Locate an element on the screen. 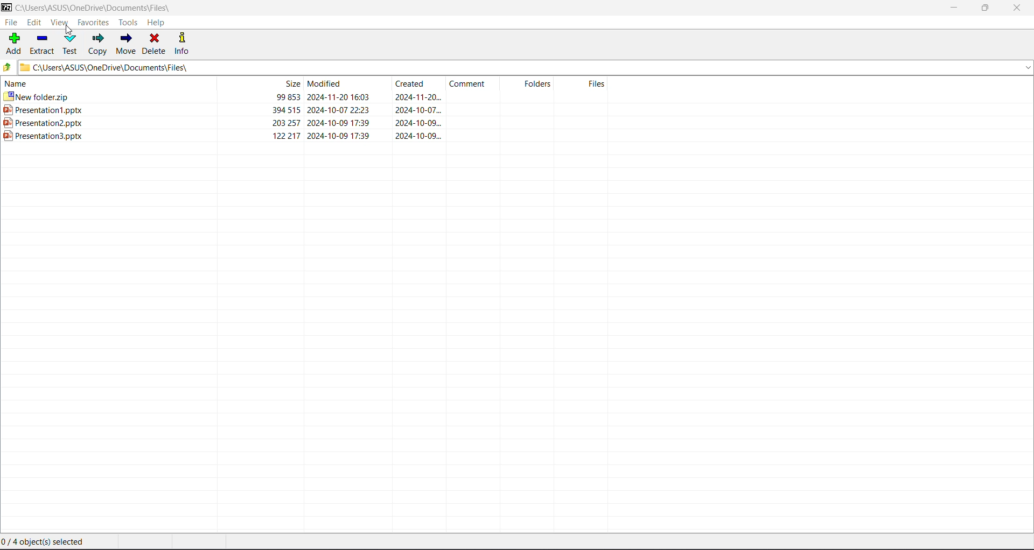  new folder is located at coordinates (305, 95).